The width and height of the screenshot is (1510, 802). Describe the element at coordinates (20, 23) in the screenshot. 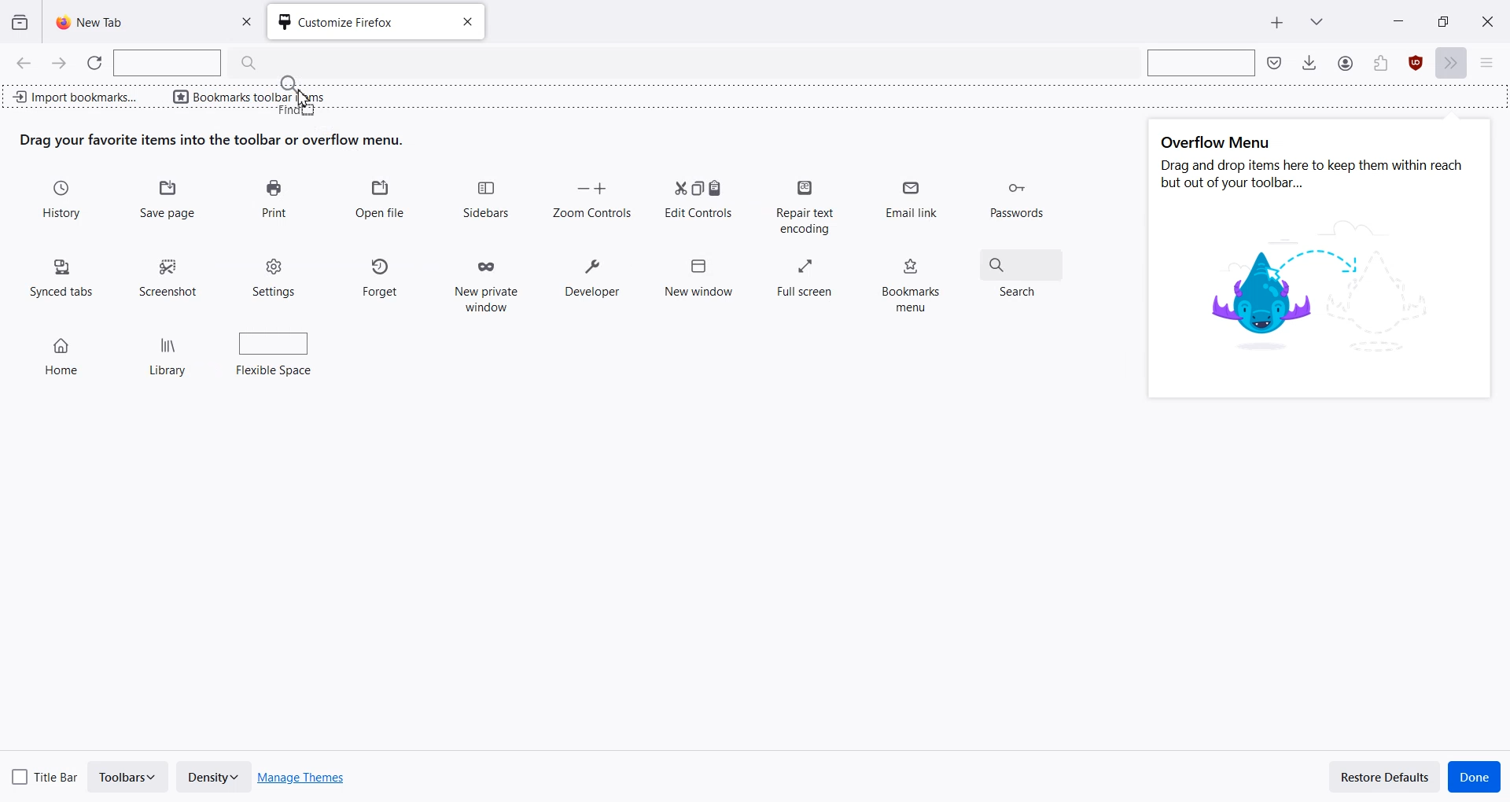

I see `View recent browsing` at that location.